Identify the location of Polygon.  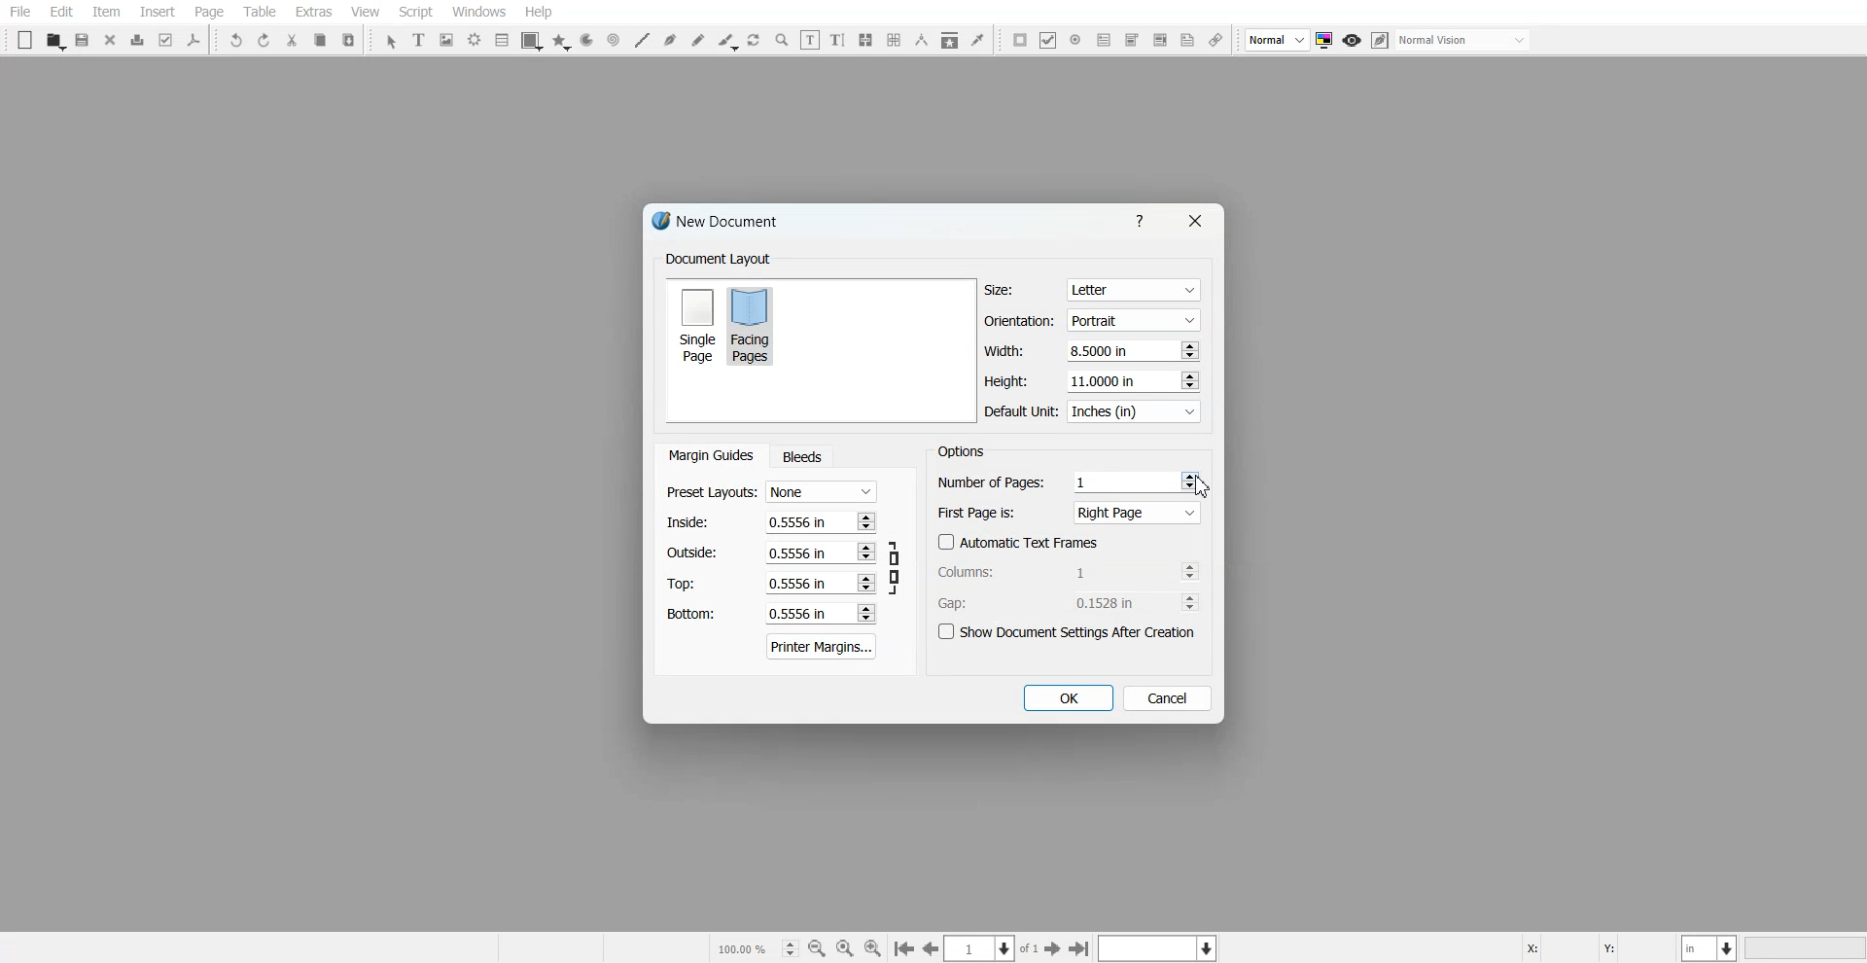
(561, 42).